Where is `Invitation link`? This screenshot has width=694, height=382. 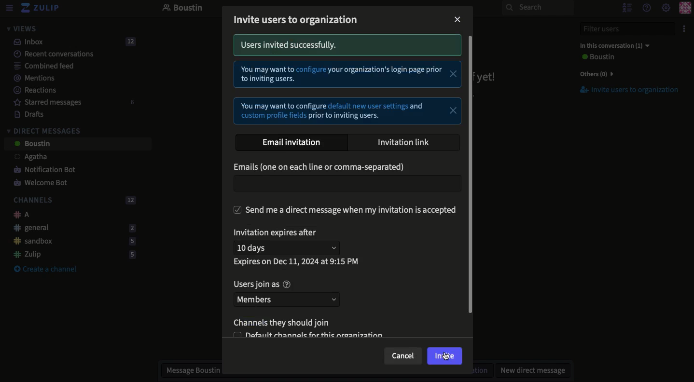
Invitation link is located at coordinates (408, 142).